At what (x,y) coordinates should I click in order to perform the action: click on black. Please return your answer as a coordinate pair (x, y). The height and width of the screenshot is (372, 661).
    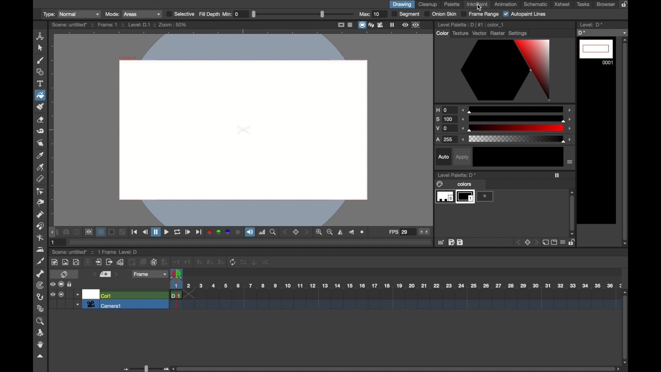
    Looking at the image, I should click on (518, 157).